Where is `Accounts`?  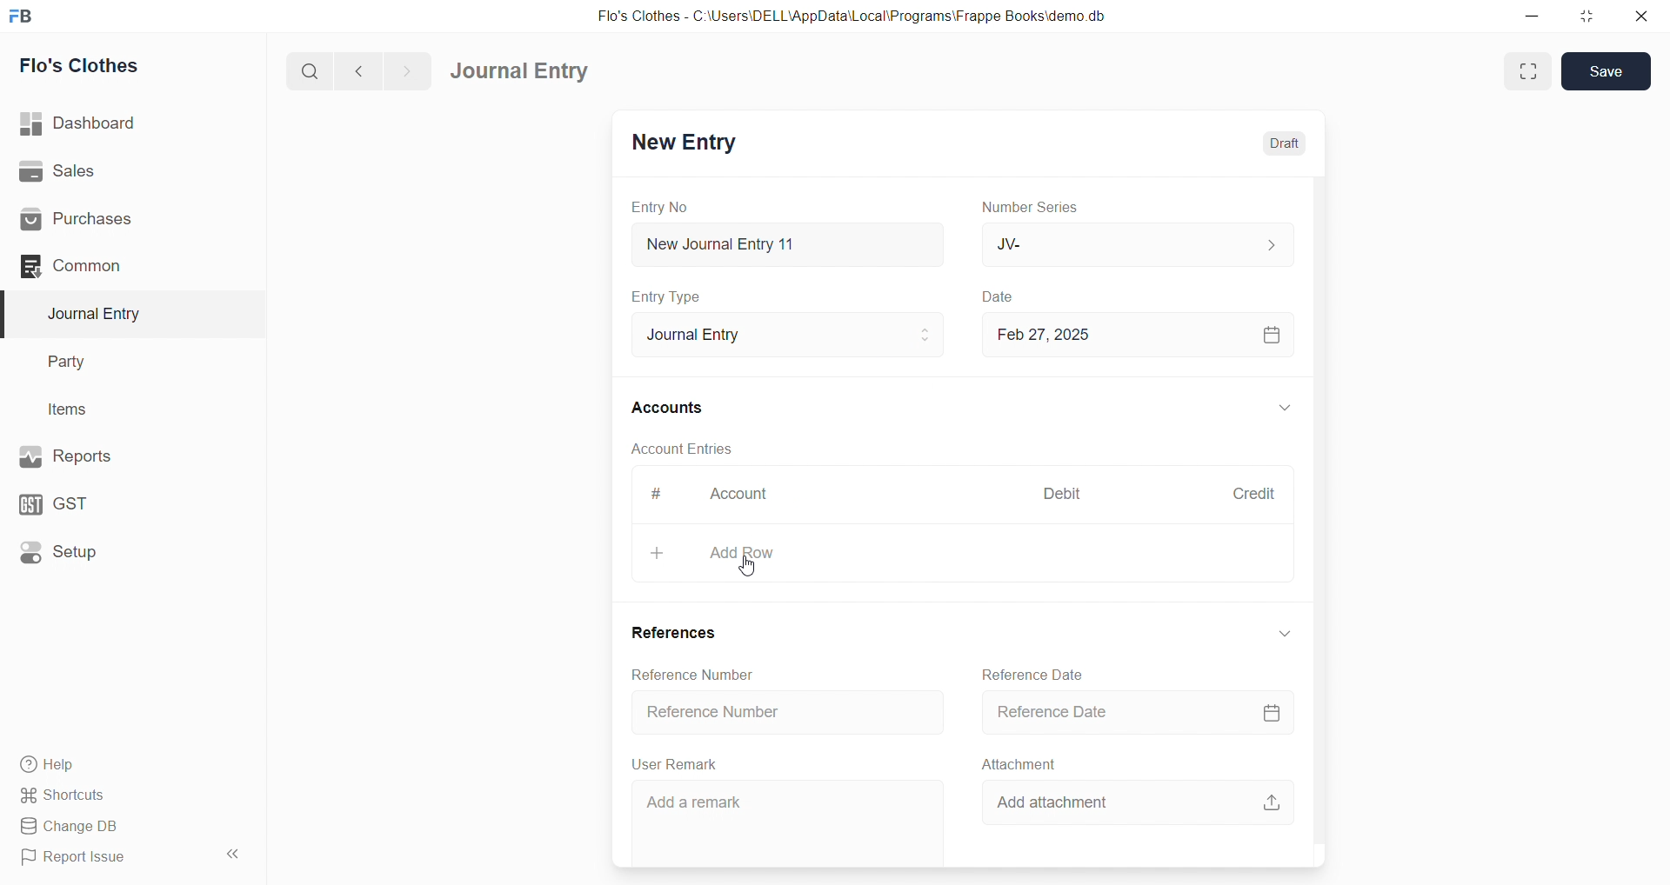 Accounts is located at coordinates (668, 409).